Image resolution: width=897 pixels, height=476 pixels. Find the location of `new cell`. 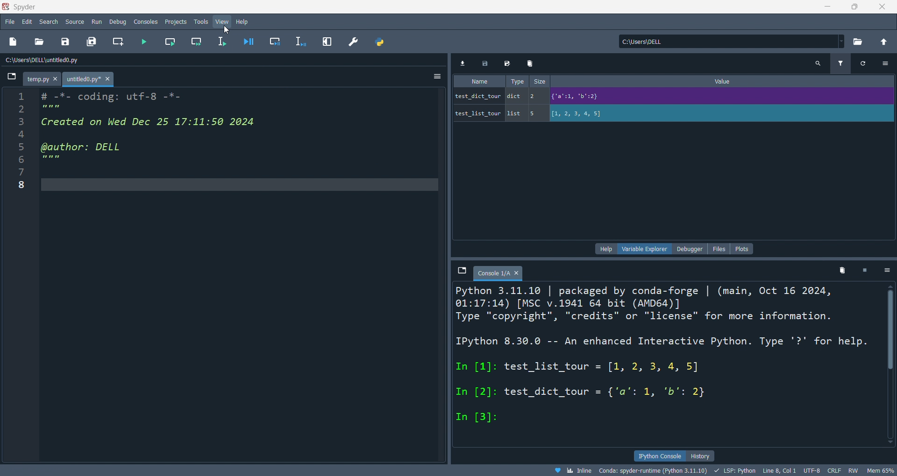

new cell is located at coordinates (117, 41).